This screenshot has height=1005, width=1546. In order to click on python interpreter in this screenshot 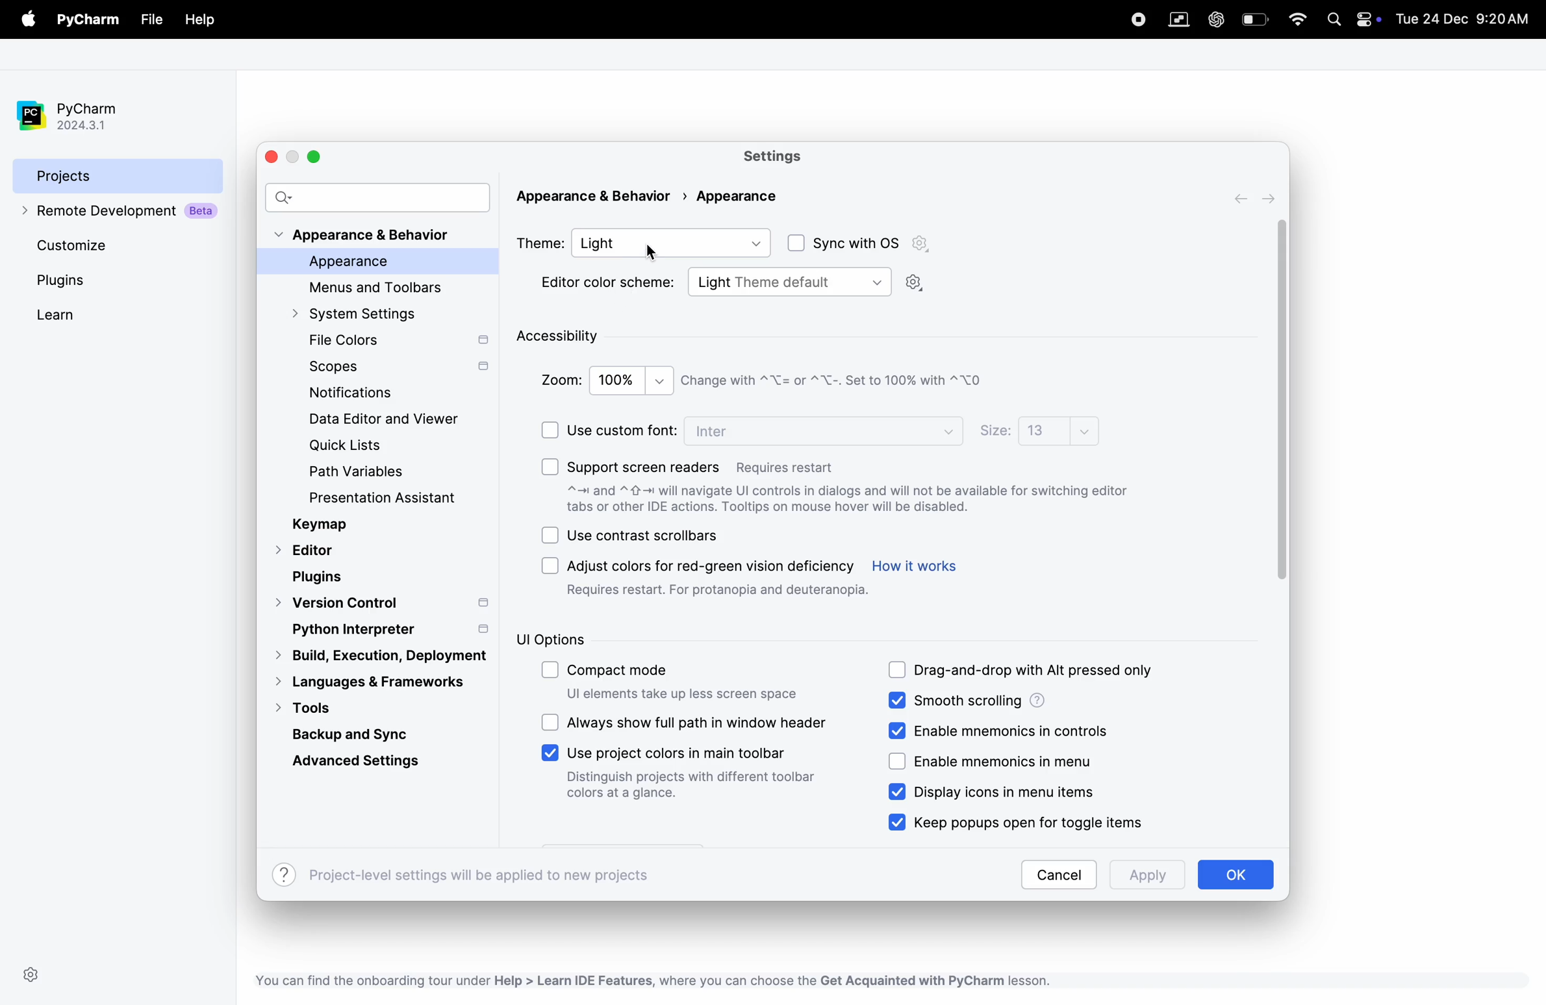, I will do `click(387, 629)`.